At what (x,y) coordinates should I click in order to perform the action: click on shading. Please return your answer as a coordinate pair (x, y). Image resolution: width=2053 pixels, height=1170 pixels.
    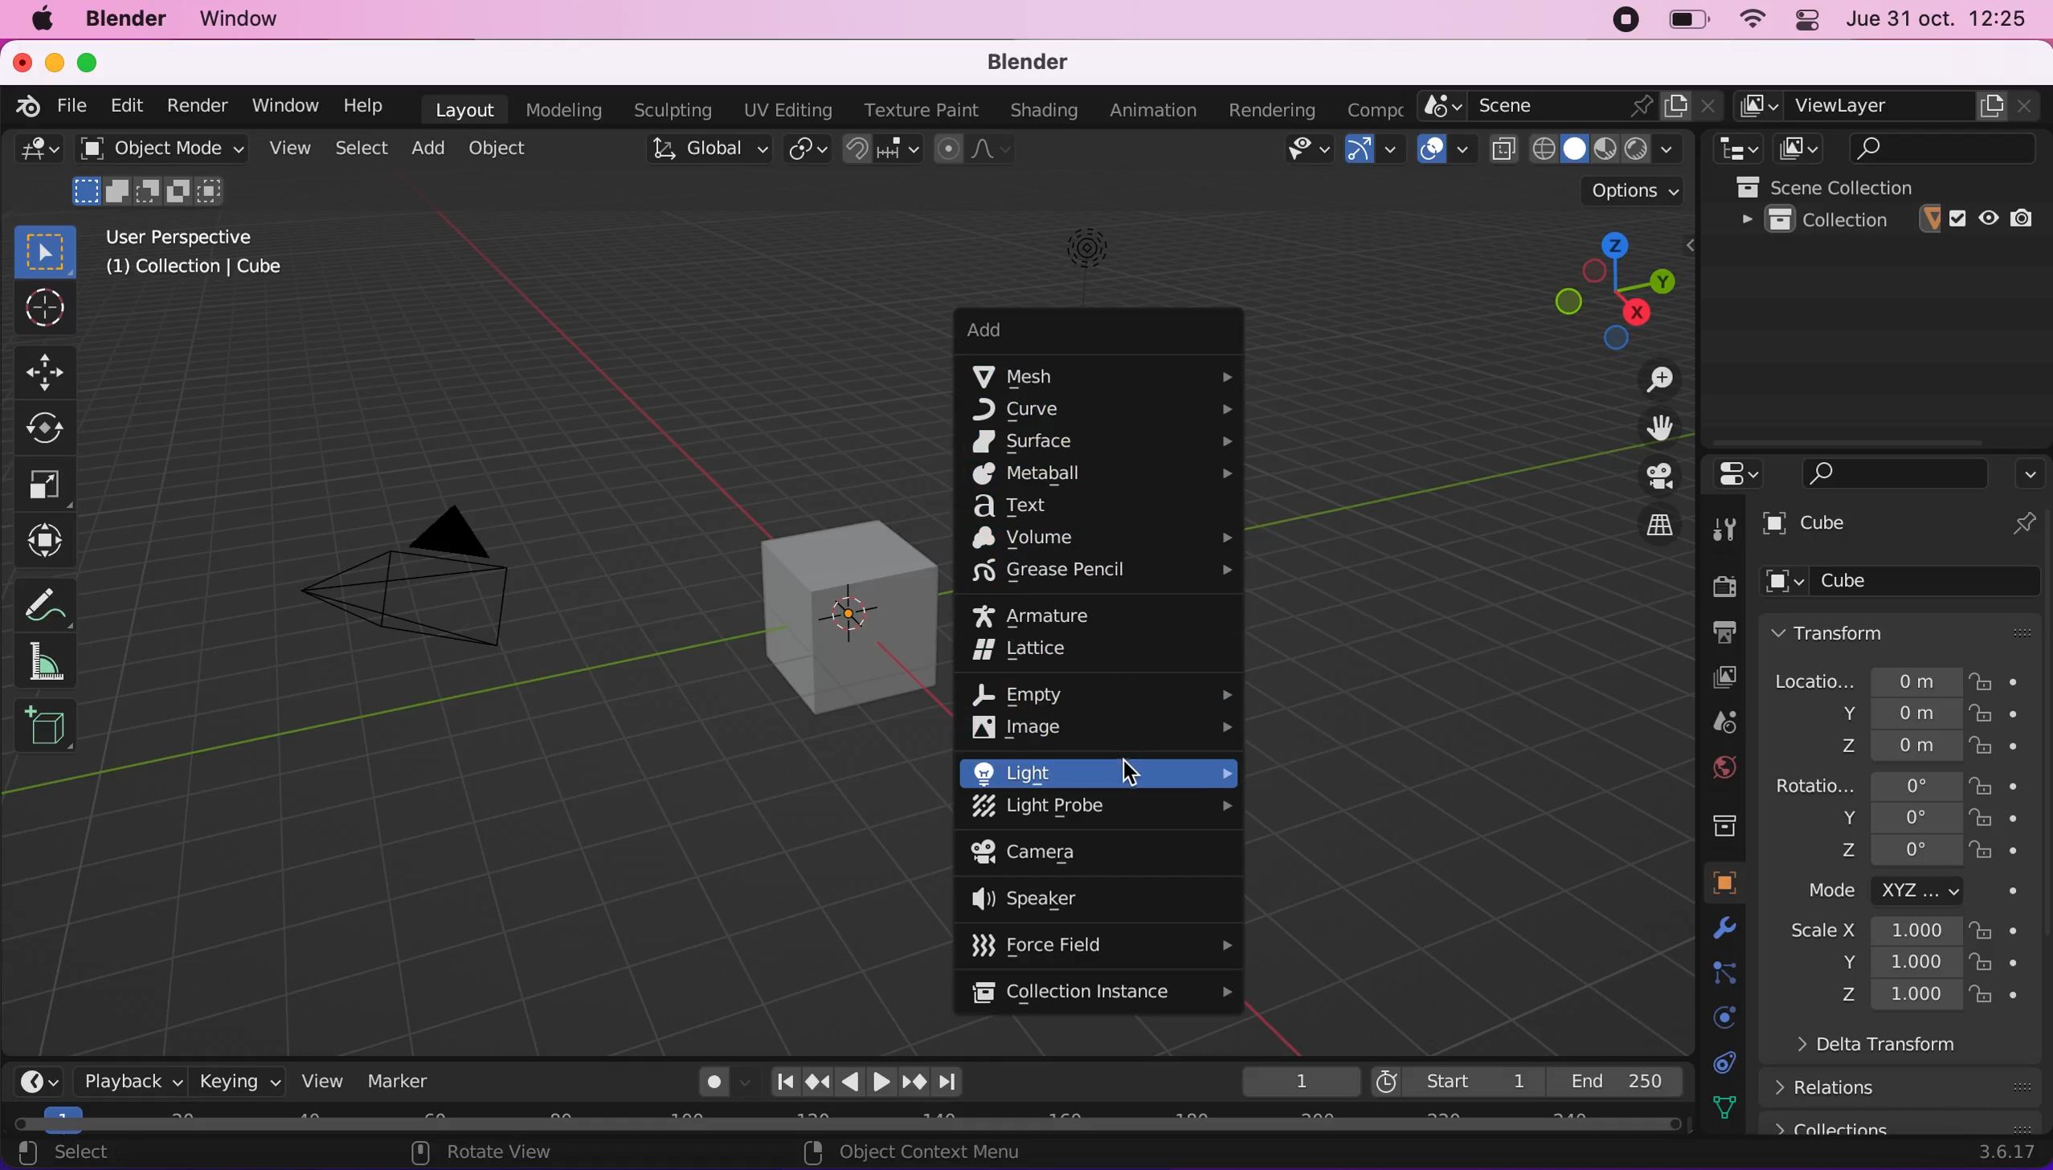
    Looking at the image, I should click on (1039, 112).